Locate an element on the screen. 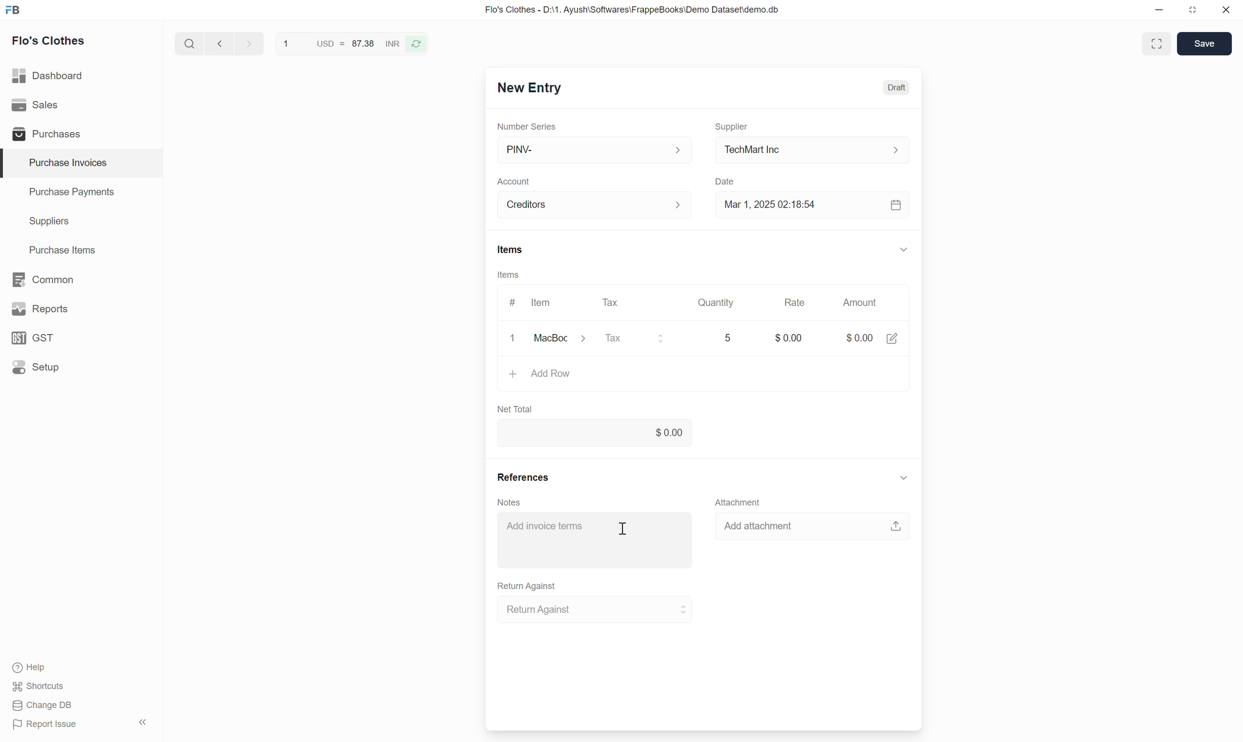 The height and width of the screenshot is (742, 1243). Search is located at coordinates (190, 43).